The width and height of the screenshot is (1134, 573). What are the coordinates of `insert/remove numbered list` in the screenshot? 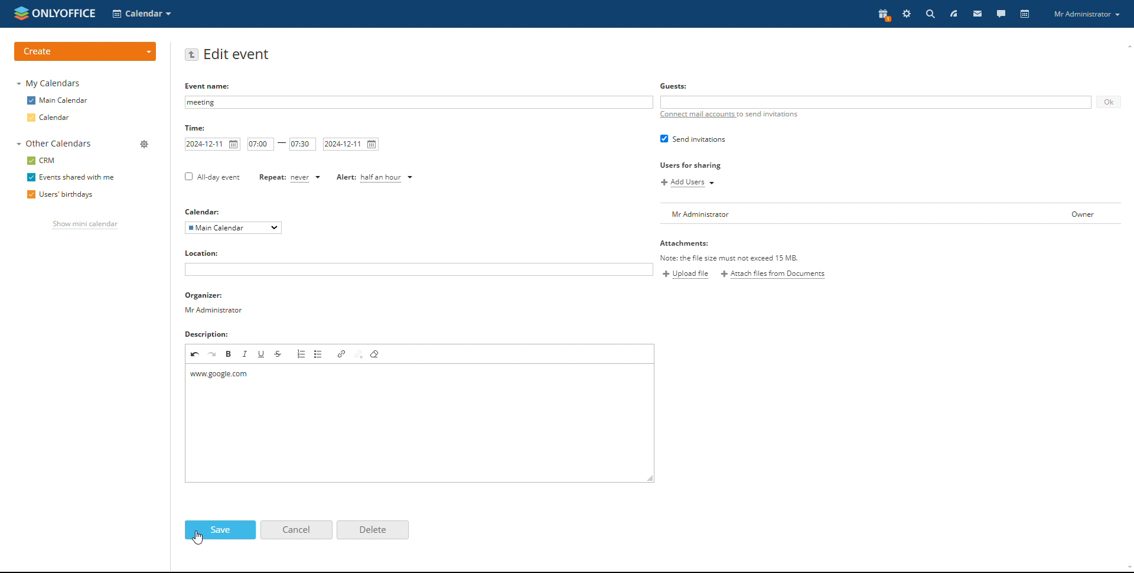 It's located at (301, 354).